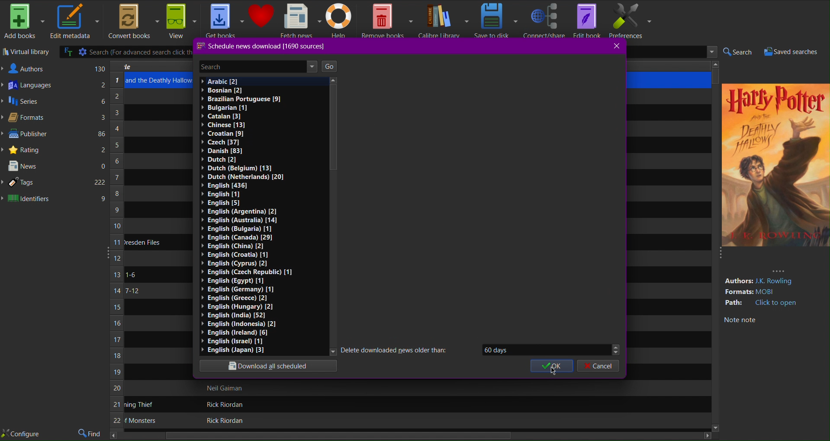 The height and width of the screenshot is (441, 830). I want to click on Scrollbar, so click(716, 71).